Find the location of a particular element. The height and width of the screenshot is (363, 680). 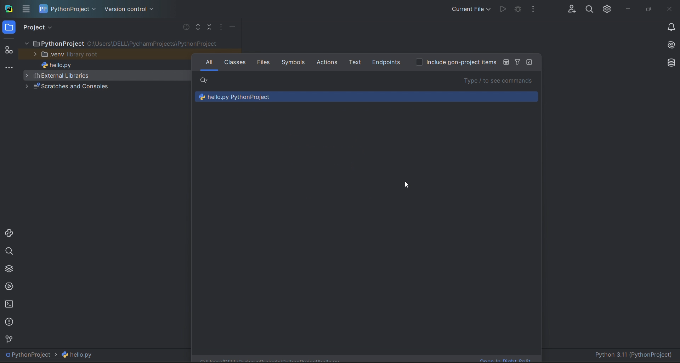

project view is located at coordinates (38, 27).